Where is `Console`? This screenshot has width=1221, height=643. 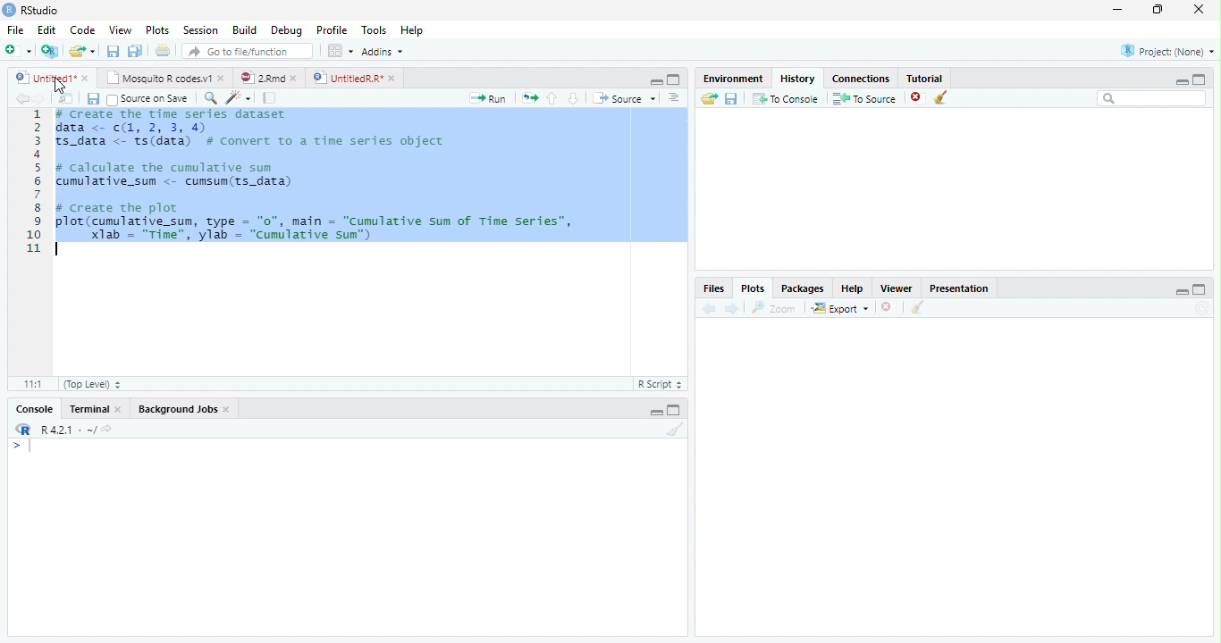
Console is located at coordinates (34, 407).